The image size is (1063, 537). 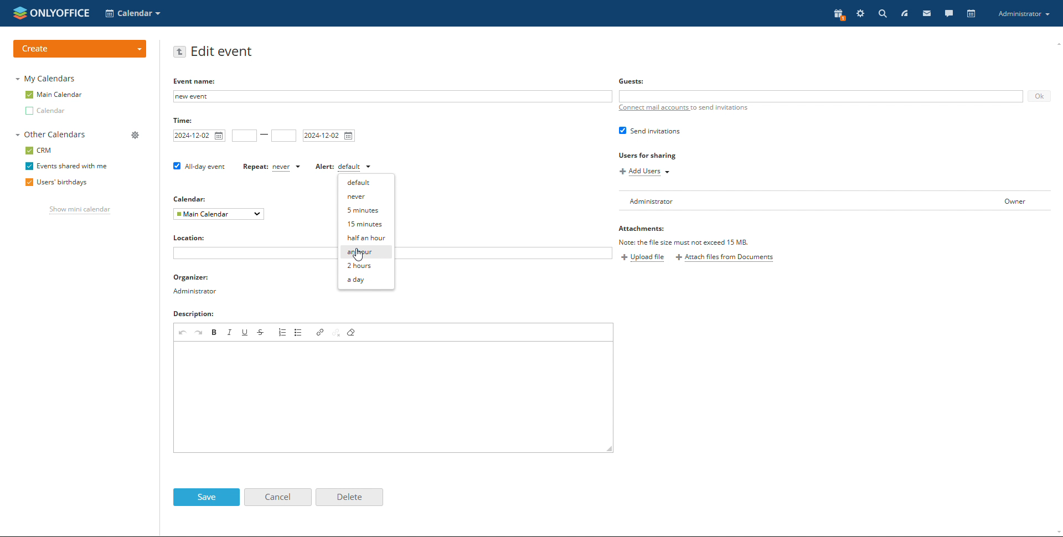 What do you see at coordinates (197, 81) in the screenshot?
I see `EVENT NAME` at bounding box center [197, 81].